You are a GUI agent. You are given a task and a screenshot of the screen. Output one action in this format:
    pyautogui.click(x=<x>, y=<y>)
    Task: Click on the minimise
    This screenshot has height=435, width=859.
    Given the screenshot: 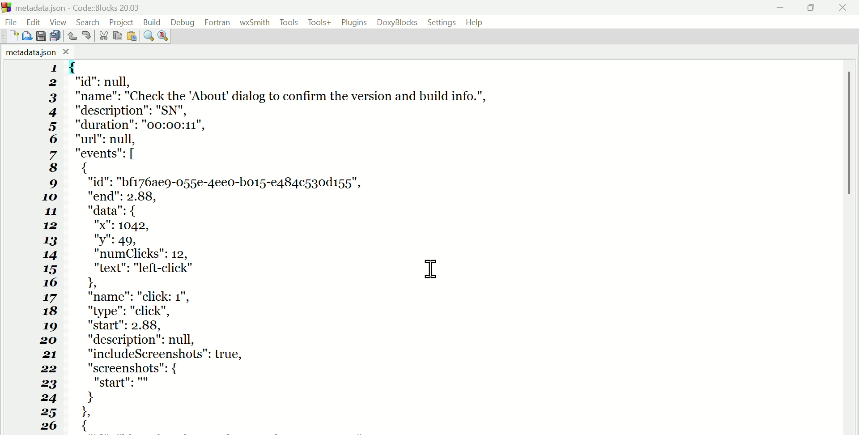 What is the action you would take?
    pyautogui.click(x=781, y=8)
    